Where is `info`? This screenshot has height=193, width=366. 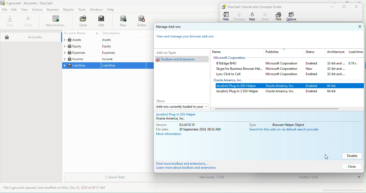
info is located at coordinates (292, 124).